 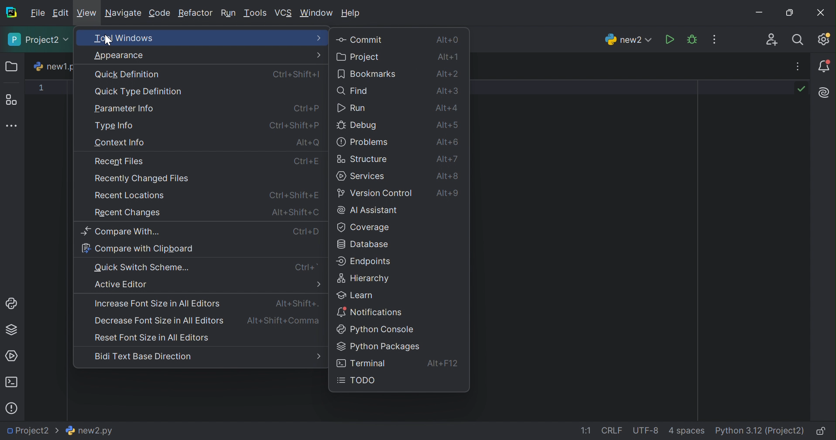 What do you see at coordinates (378, 347) in the screenshot?
I see `Python packages` at bounding box center [378, 347].